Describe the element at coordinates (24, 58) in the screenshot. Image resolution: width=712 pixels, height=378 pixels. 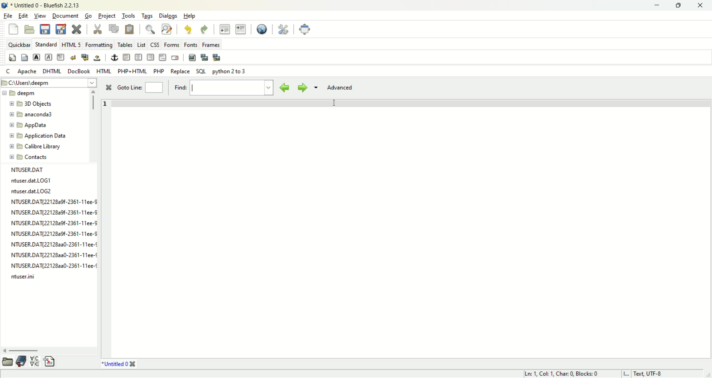
I see `body` at that location.